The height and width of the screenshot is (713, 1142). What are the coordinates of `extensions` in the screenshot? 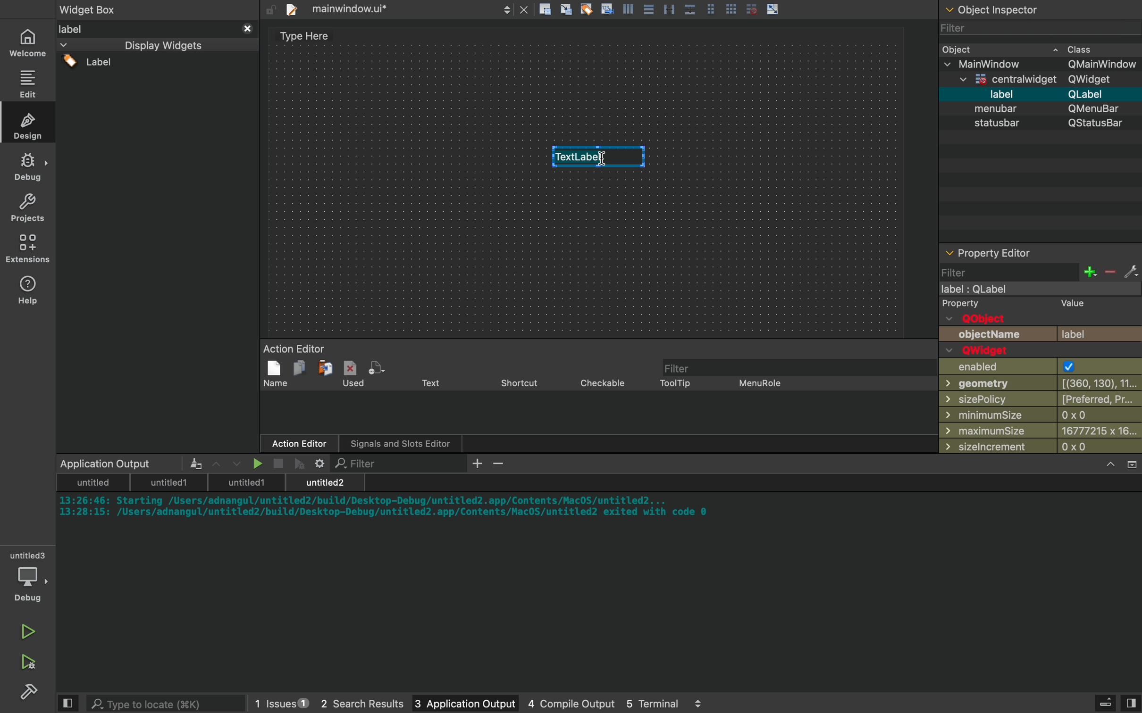 It's located at (30, 249).